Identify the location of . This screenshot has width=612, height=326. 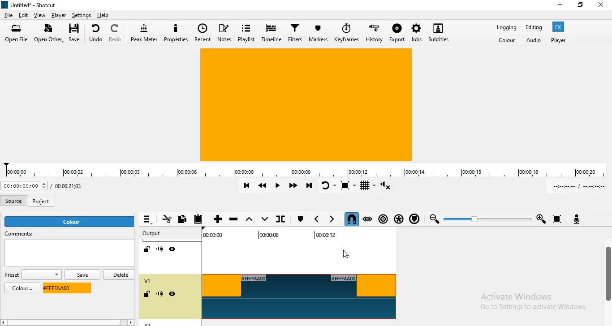
(308, 105).